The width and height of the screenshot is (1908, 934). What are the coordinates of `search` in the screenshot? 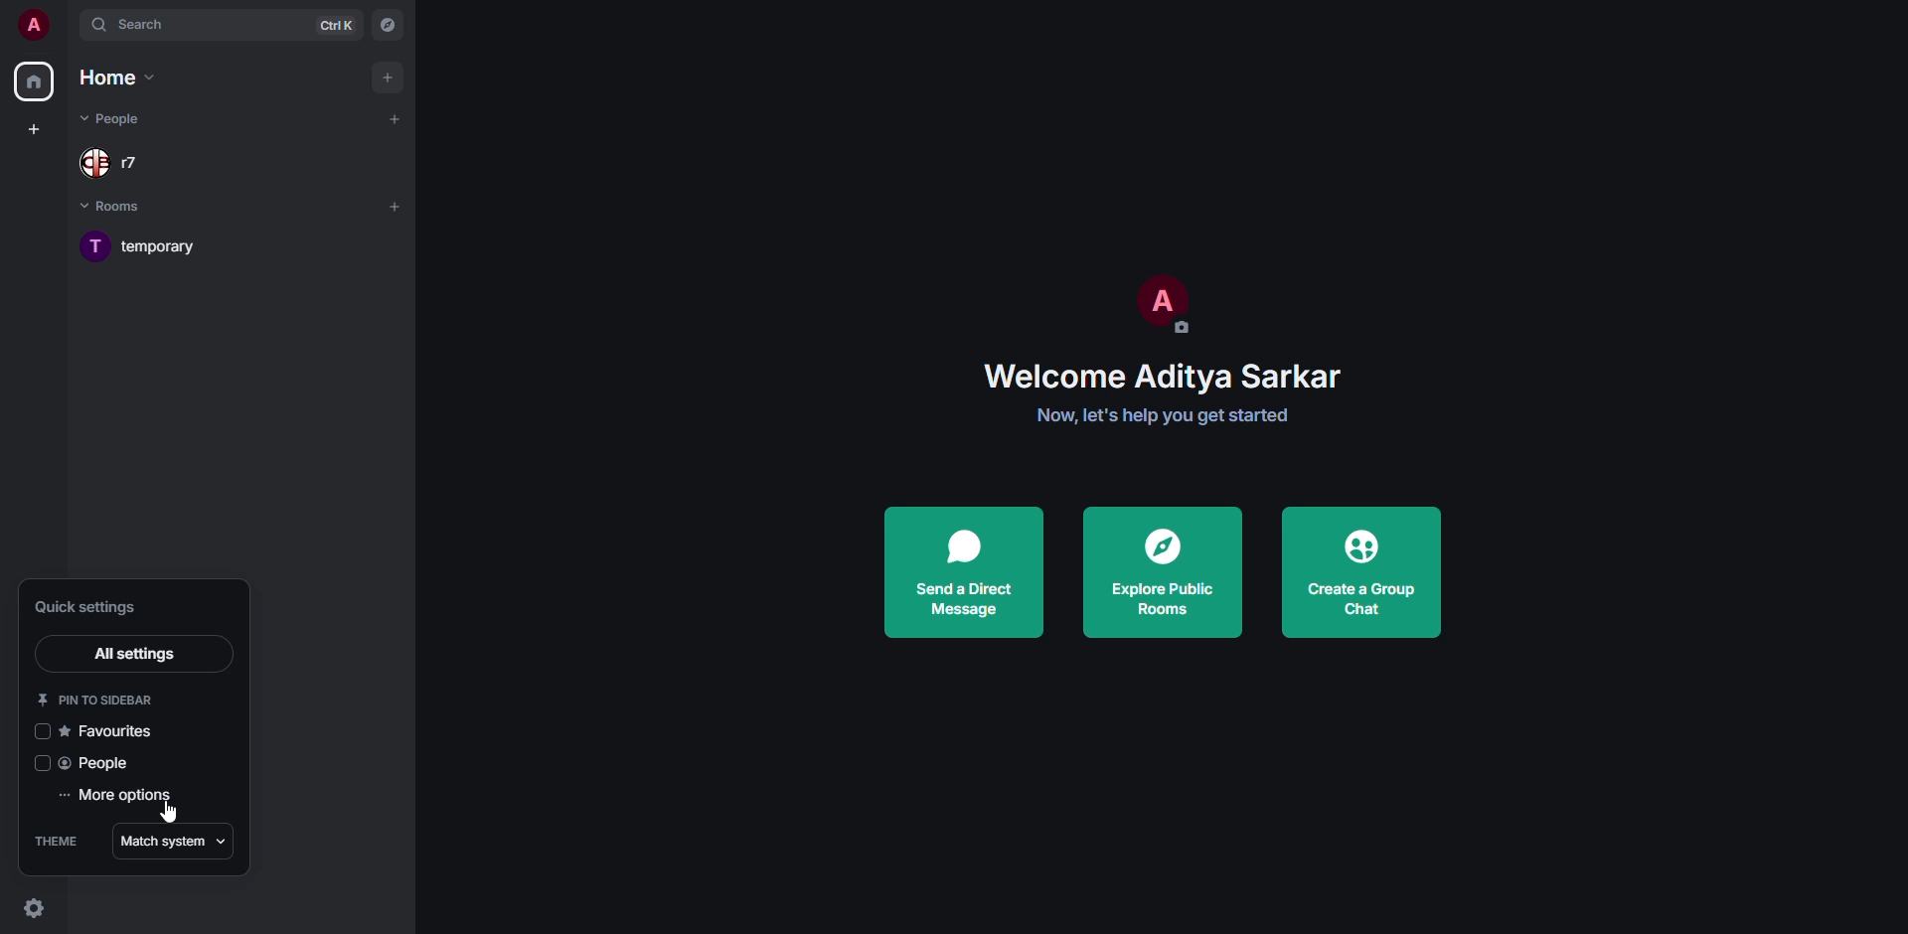 It's located at (149, 23).